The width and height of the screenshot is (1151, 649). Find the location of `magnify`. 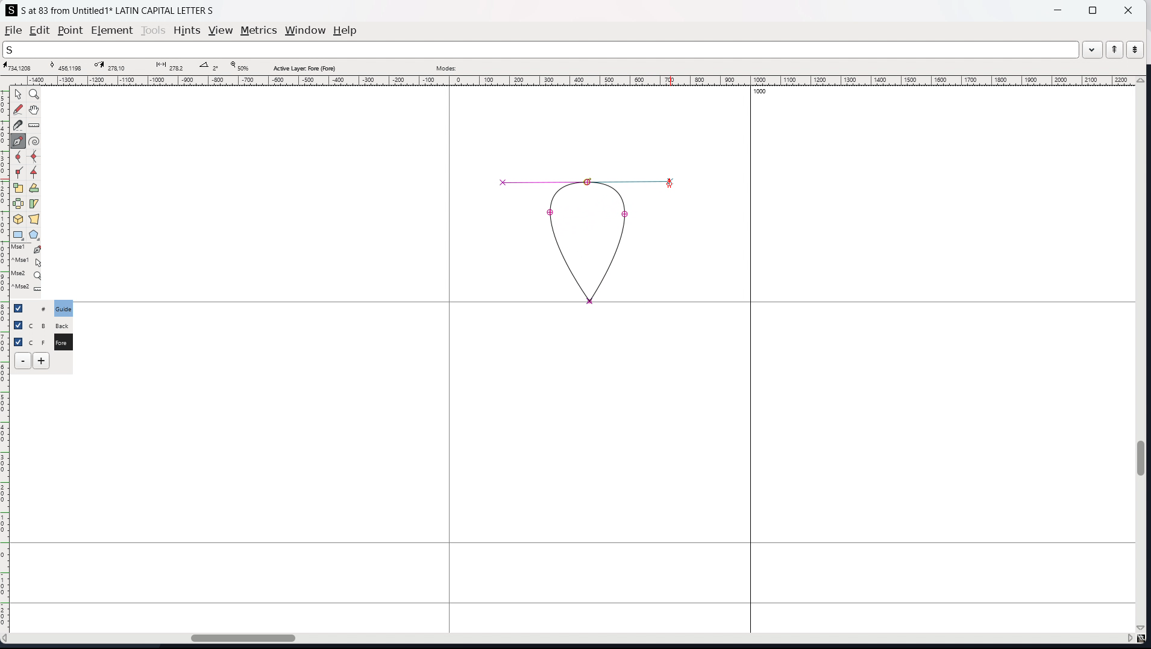

magnify is located at coordinates (35, 95).